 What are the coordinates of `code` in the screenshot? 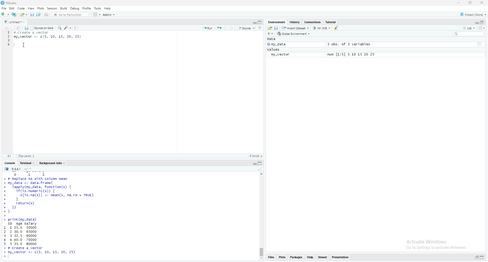 It's located at (21, 8).